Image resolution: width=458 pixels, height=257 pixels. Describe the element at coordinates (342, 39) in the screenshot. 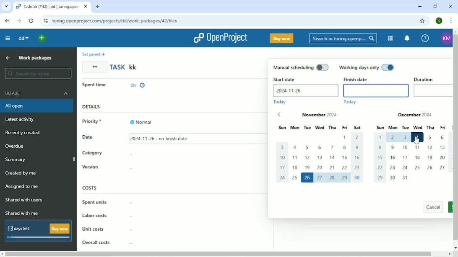

I see `Search in turing.openprojects.com` at that location.